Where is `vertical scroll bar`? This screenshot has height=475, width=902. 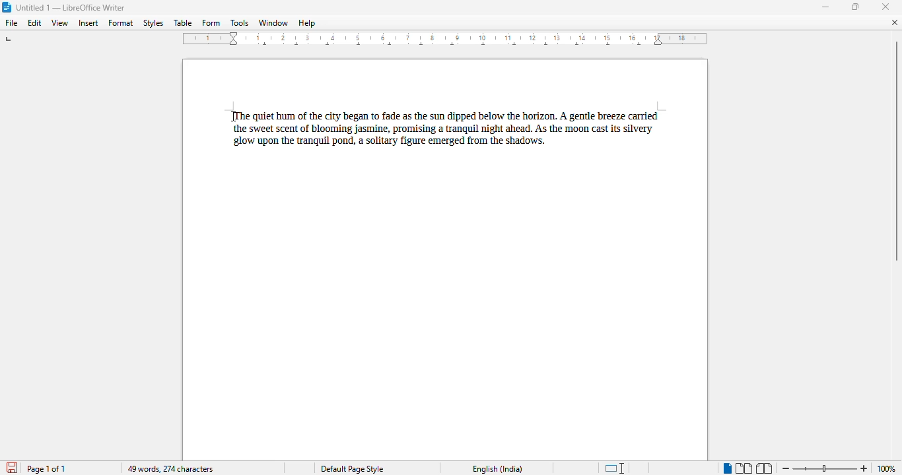 vertical scroll bar is located at coordinates (896, 150).